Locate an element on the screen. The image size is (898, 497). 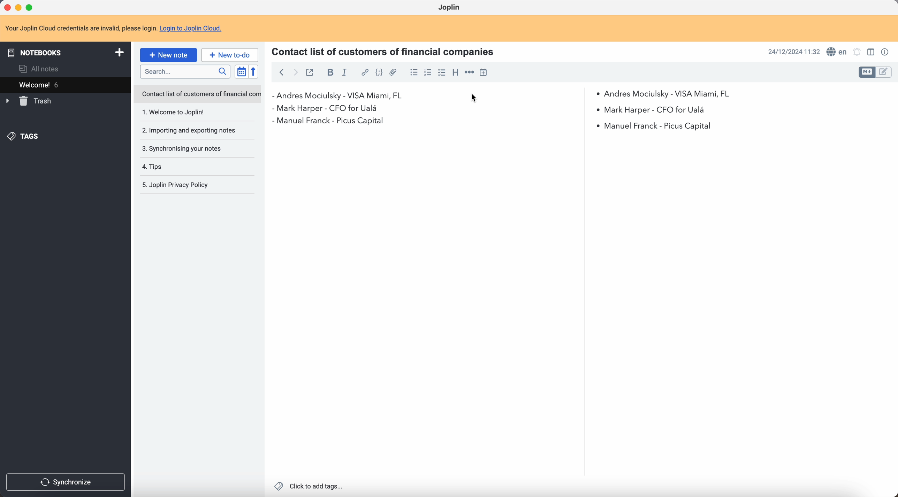
note properties is located at coordinates (886, 52).